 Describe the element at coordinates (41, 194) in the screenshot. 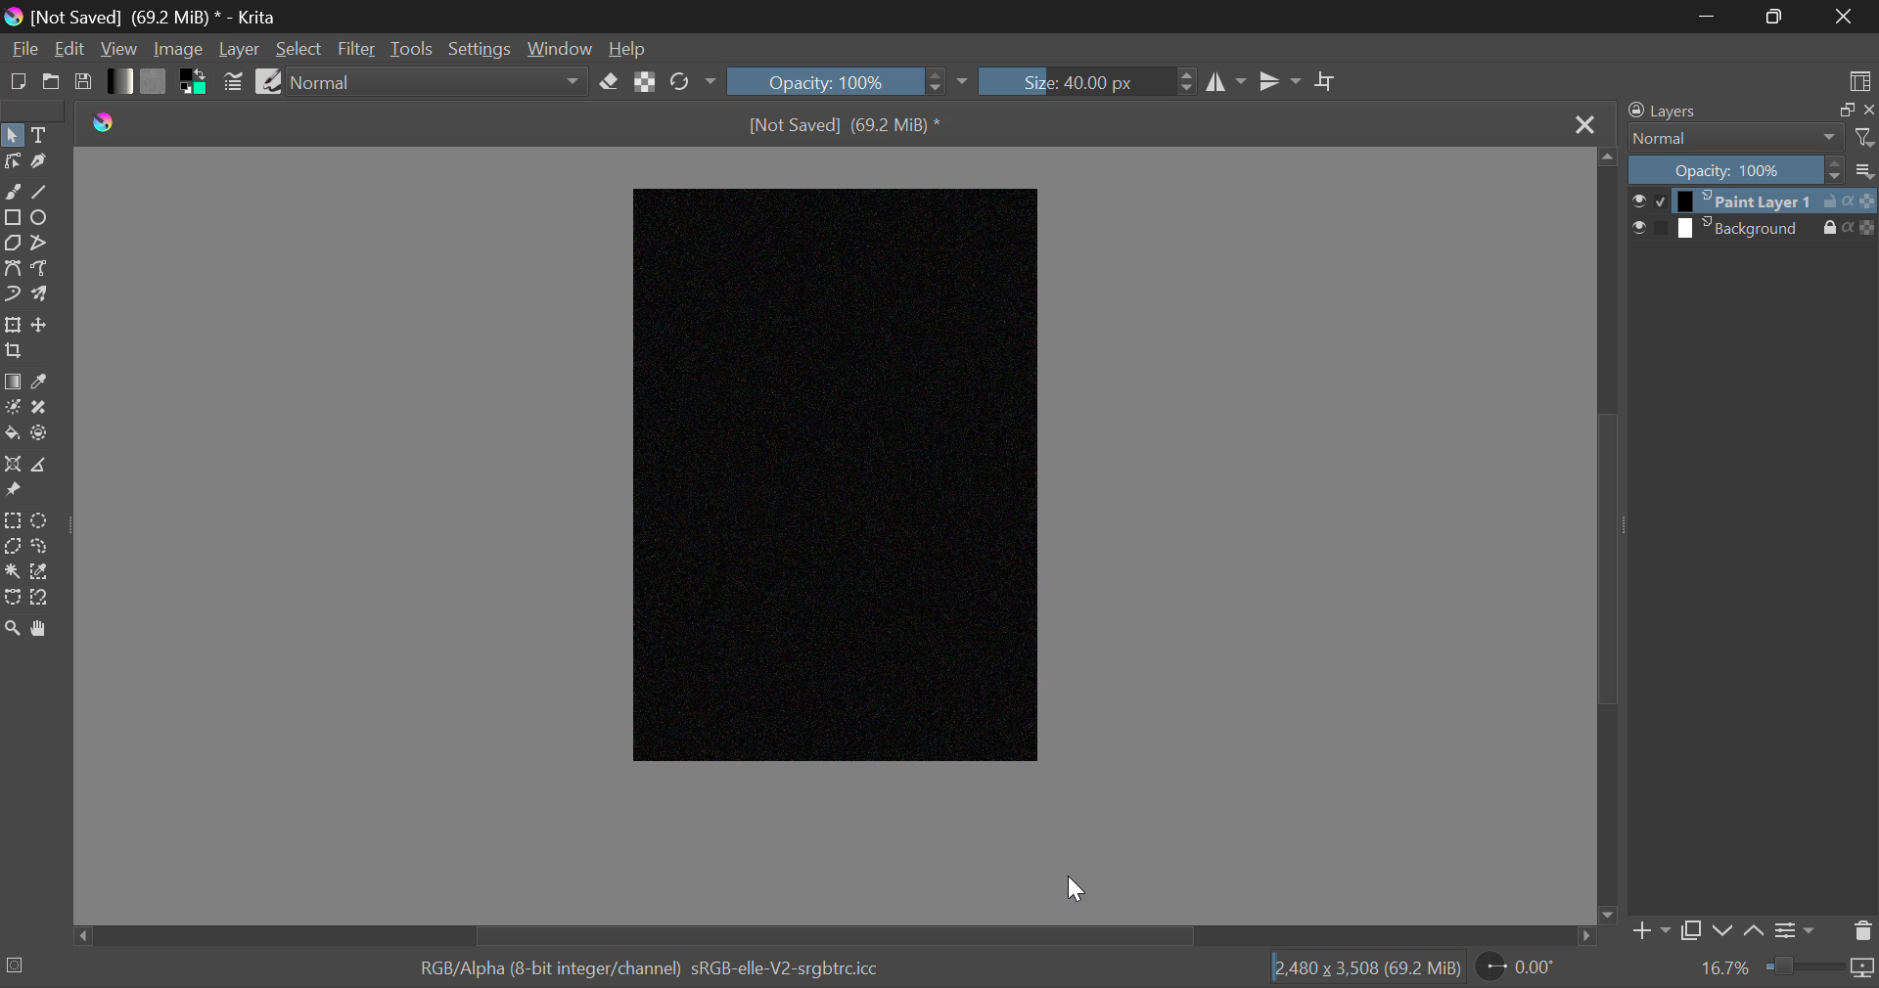

I see `Line` at that location.